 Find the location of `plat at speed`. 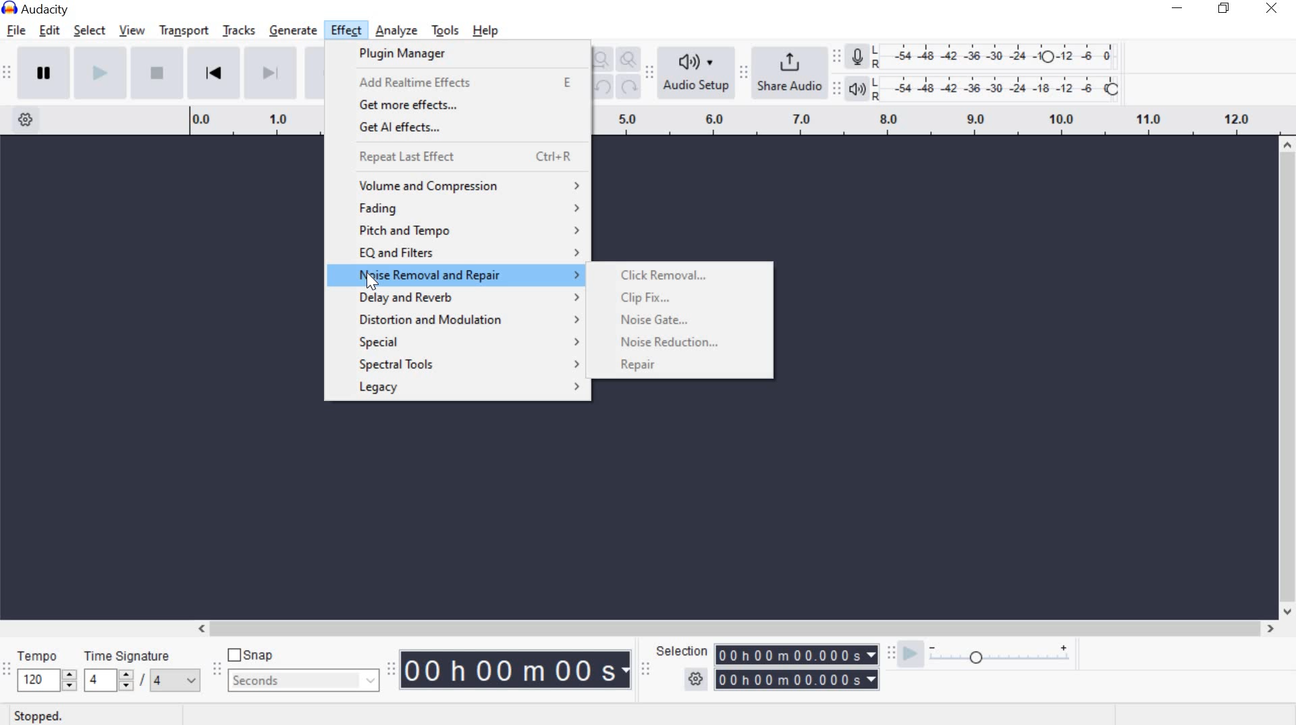

plat at speed is located at coordinates (1003, 658).